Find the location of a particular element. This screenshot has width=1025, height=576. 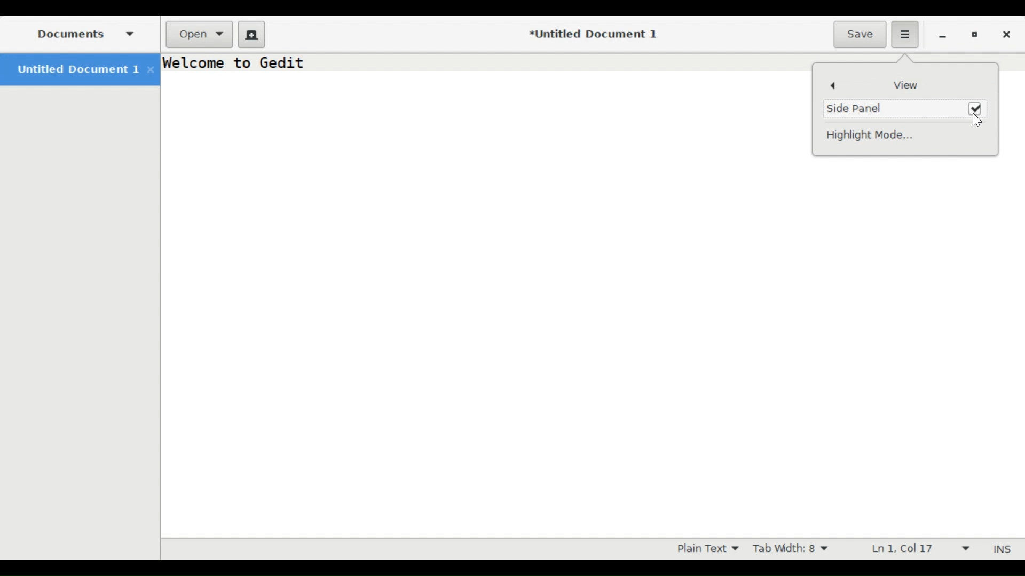

Tab Width is located at coordinates (795, 549).